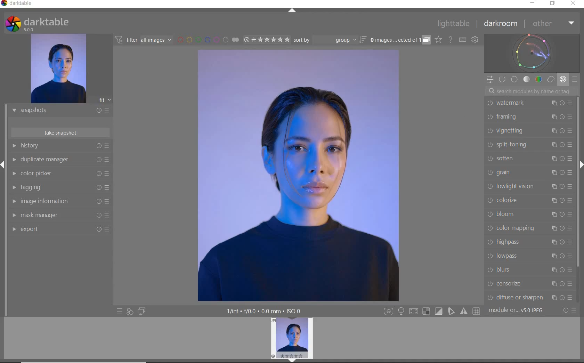  Describe the element at coordinates (529, 243) in the screenshot. I see `HIGHPASS` at that location.